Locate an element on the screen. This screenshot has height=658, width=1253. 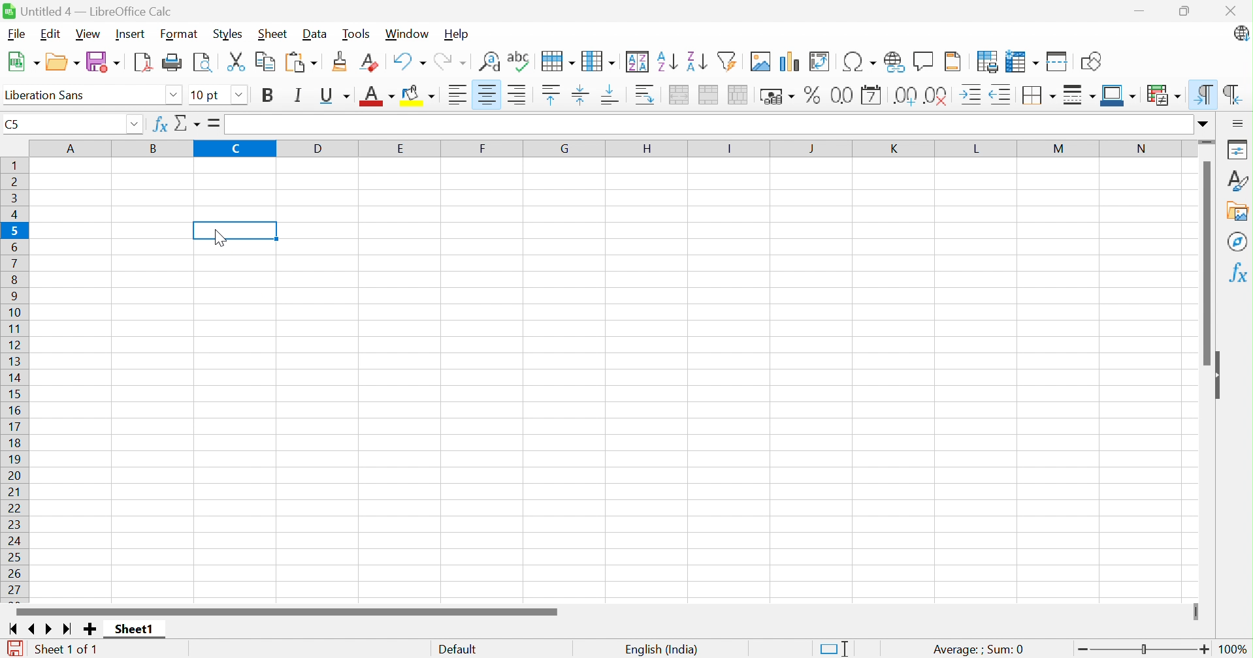
Properties is located at coordinates (1238, 149).